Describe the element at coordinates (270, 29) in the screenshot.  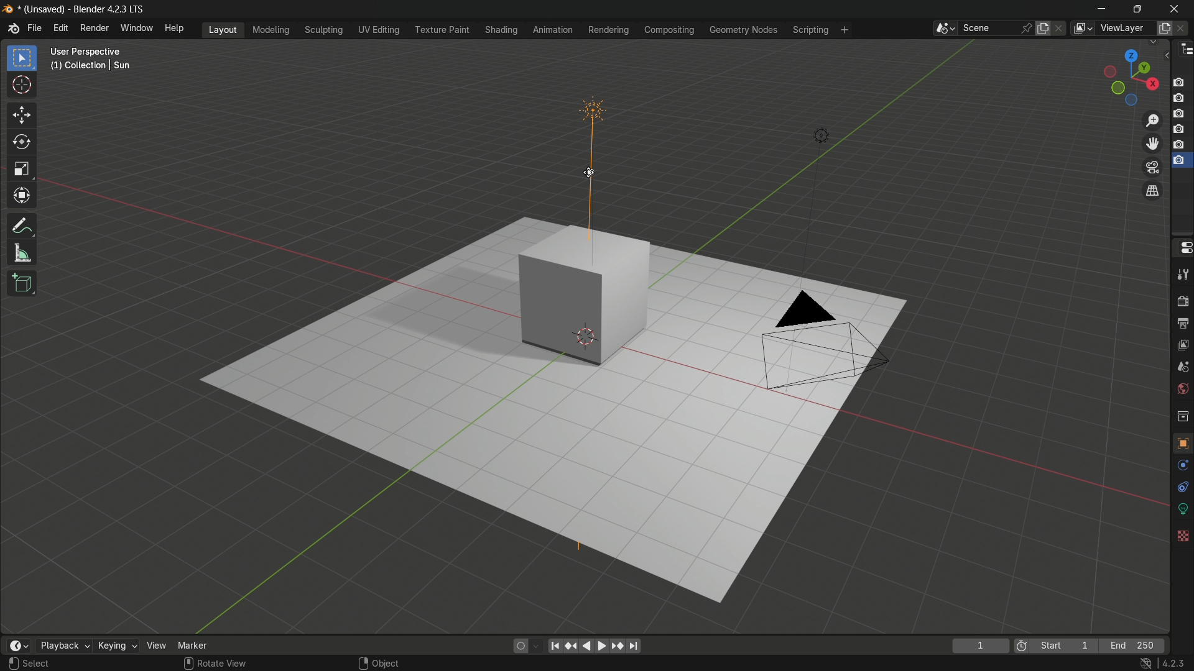
I see `modeling` at that location.